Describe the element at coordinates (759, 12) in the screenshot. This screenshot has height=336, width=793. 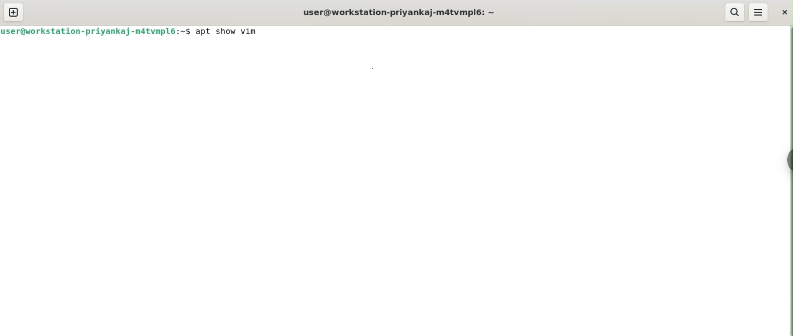
I see `menu` at that location.